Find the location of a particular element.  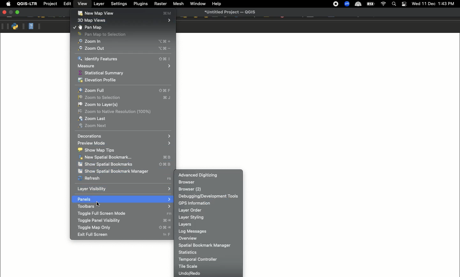

Pan map to selection is located at coordinates (121, 34).